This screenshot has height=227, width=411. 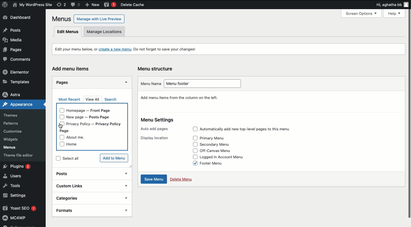 I want to click on  View all, so click(x=93, y=100).